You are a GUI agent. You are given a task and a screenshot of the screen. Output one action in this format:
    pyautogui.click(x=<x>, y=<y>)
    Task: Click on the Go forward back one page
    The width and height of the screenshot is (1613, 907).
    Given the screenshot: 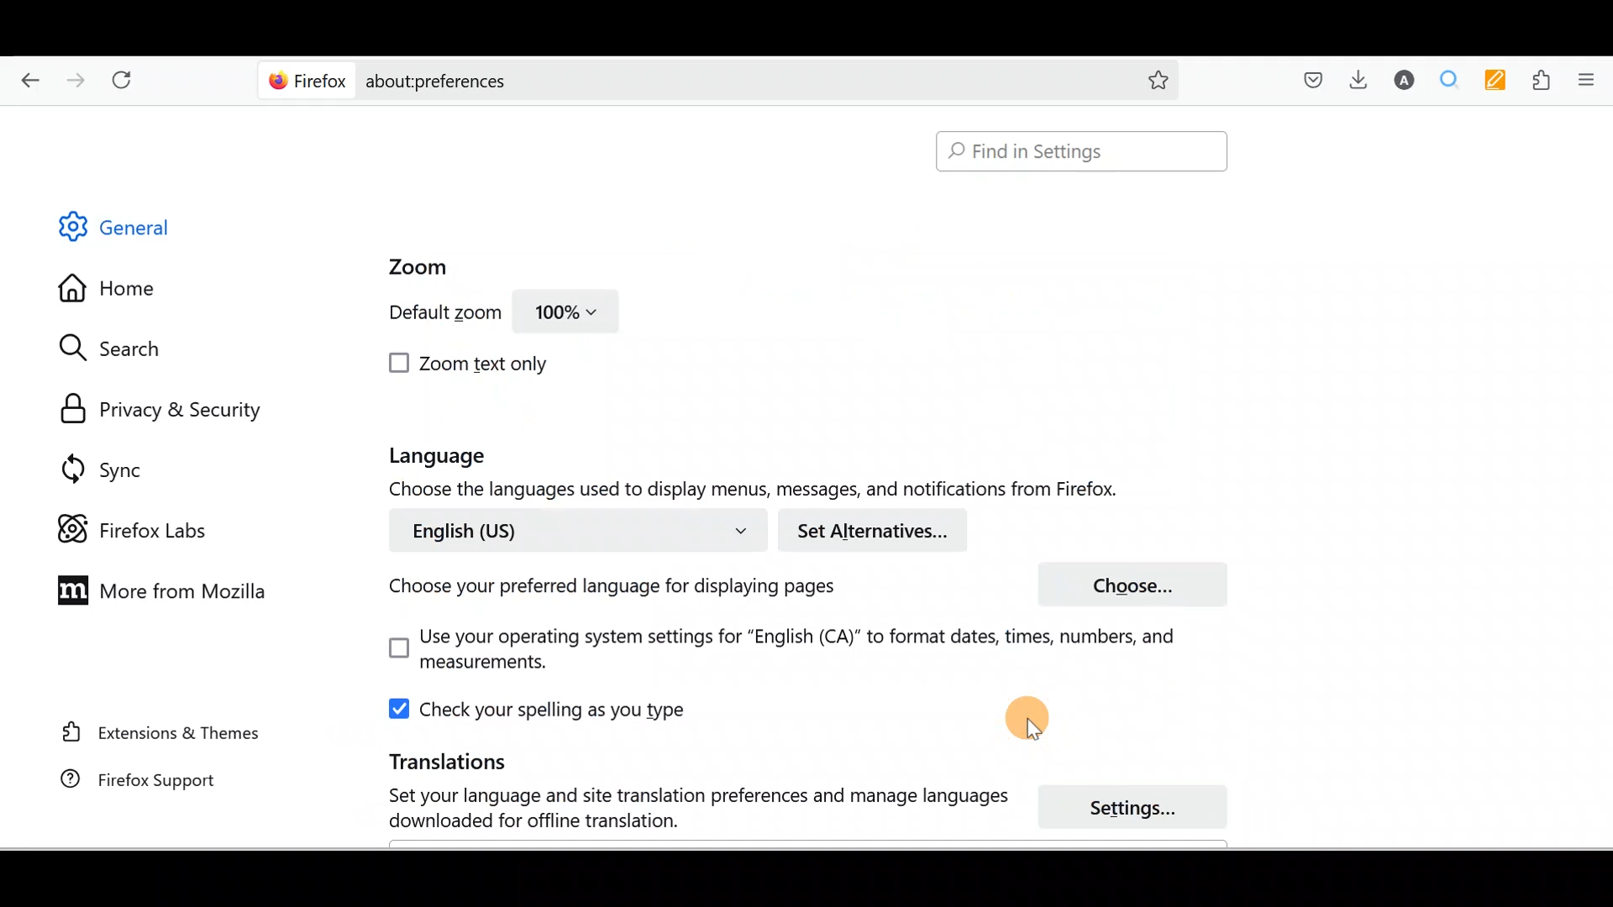 What is the action you would take?
    pyautogui.click(x=78, y=79)
    